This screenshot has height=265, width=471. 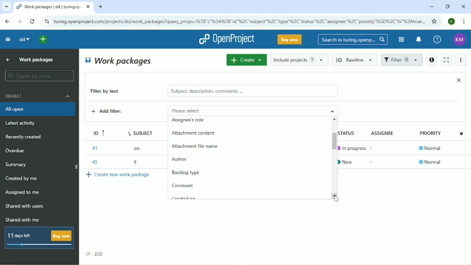 What do you see at coordinates (190, 174) in the screenshot?
I see `Backlog type` at bounding box center [190, 174].